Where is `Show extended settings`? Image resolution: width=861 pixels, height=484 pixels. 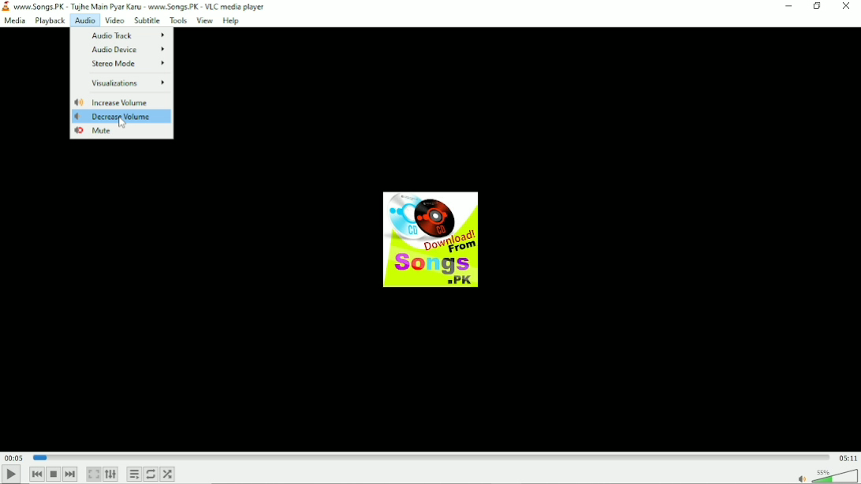
Show extended settings is located at coordinates (112, 475).